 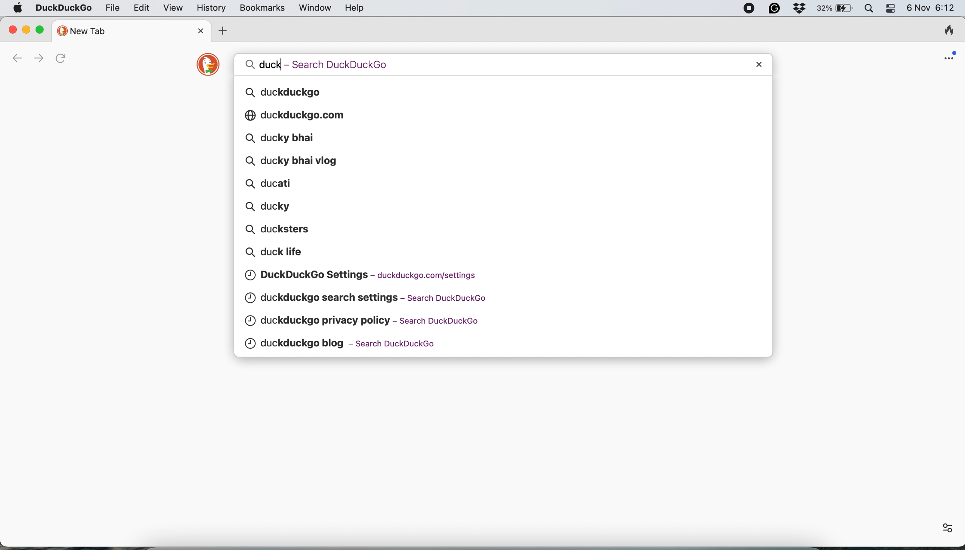 I want to click on maximise, so click(x=43, y=29).